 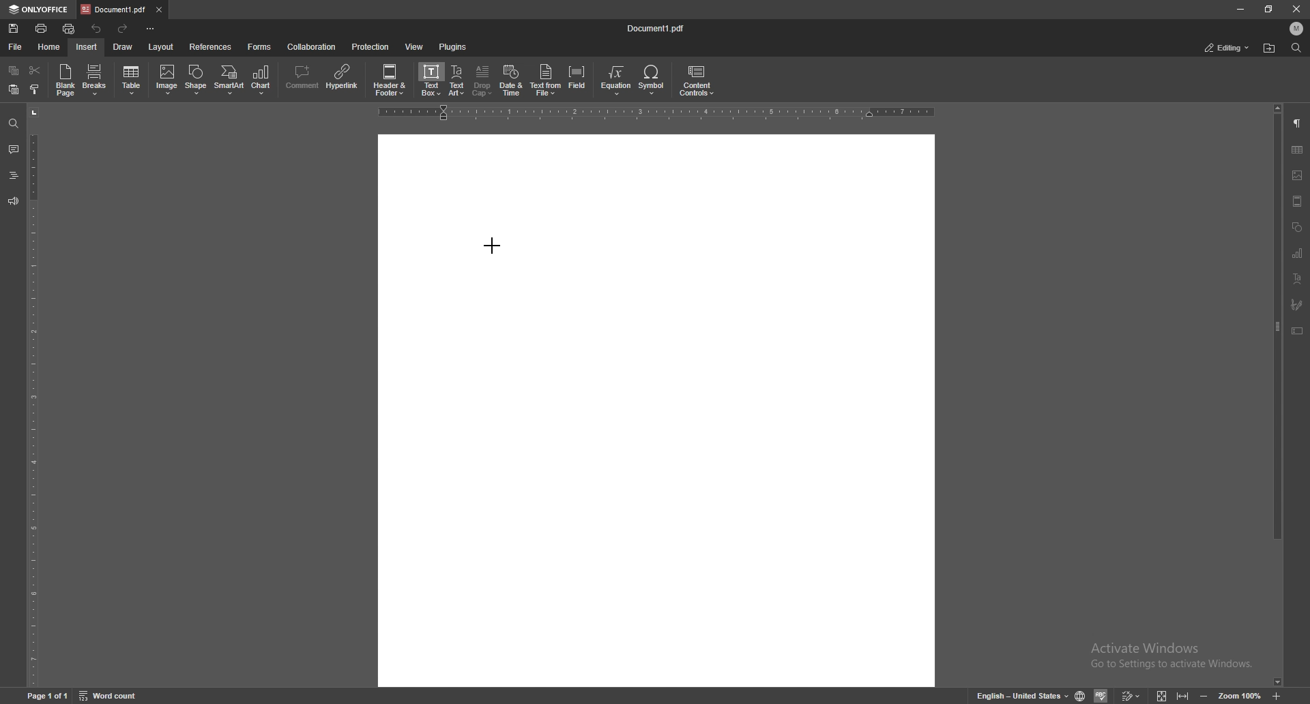 What do you see at coordinates (125, 29) in the screenshot?
I see `redo` at bounding box center [125, 29].